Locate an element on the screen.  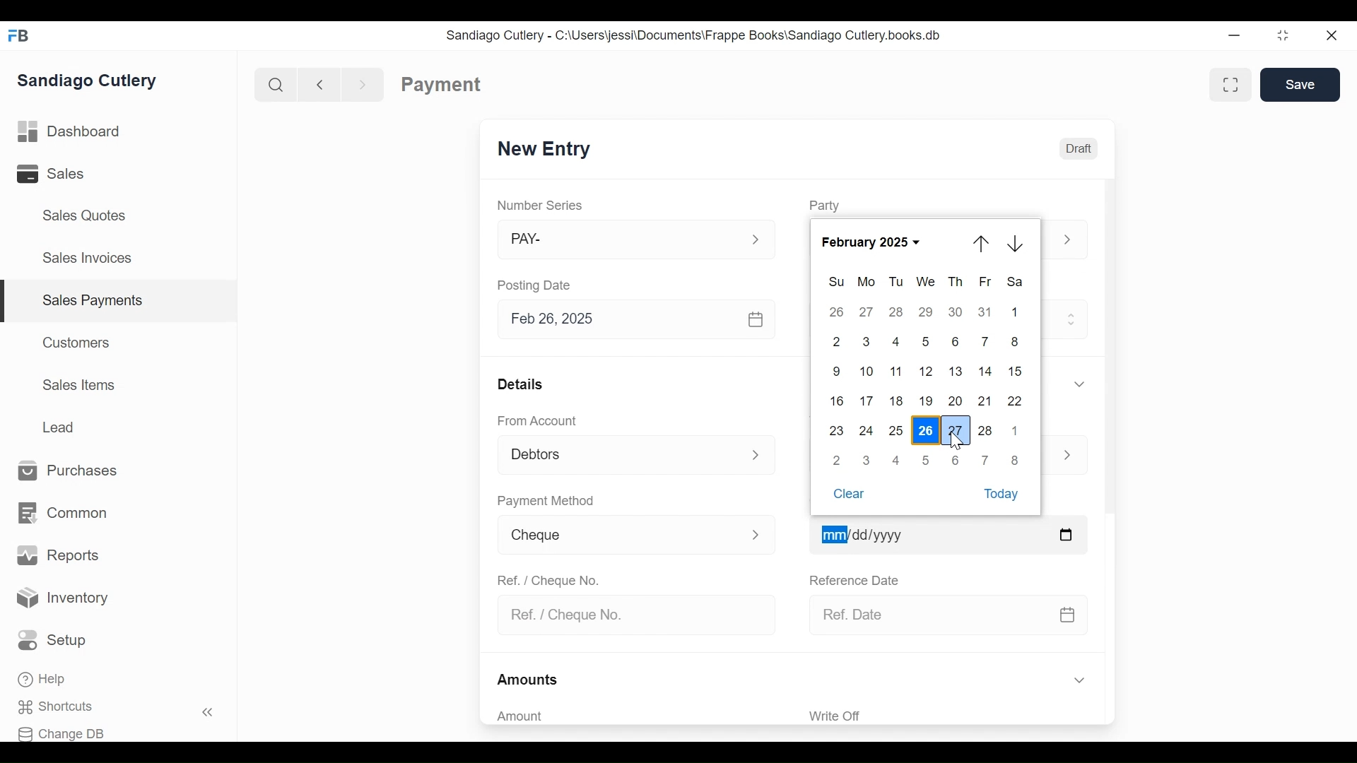
8 is located at coordinates (1015, 461).